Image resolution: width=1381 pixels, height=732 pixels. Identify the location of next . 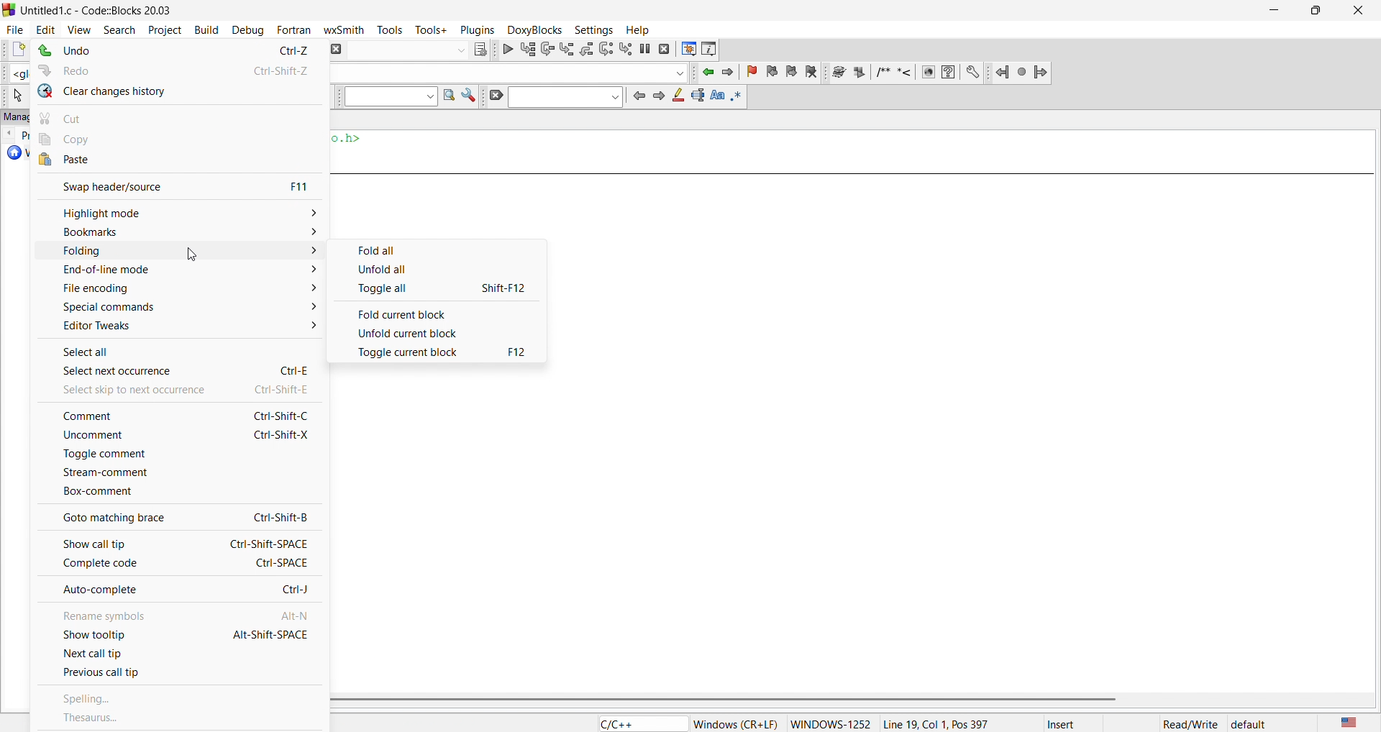
(657, 95).